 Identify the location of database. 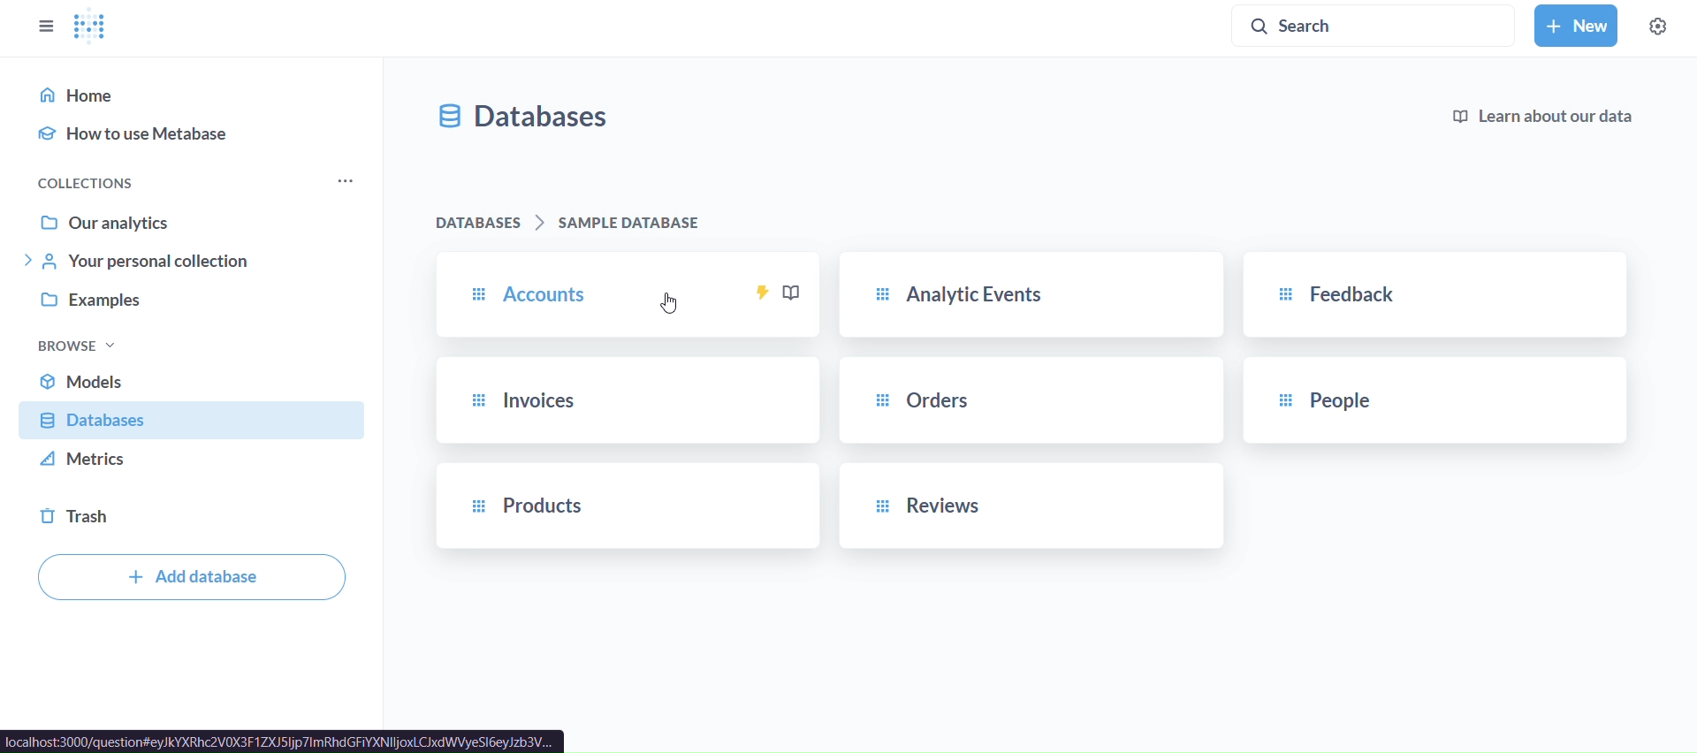
(194, 422).